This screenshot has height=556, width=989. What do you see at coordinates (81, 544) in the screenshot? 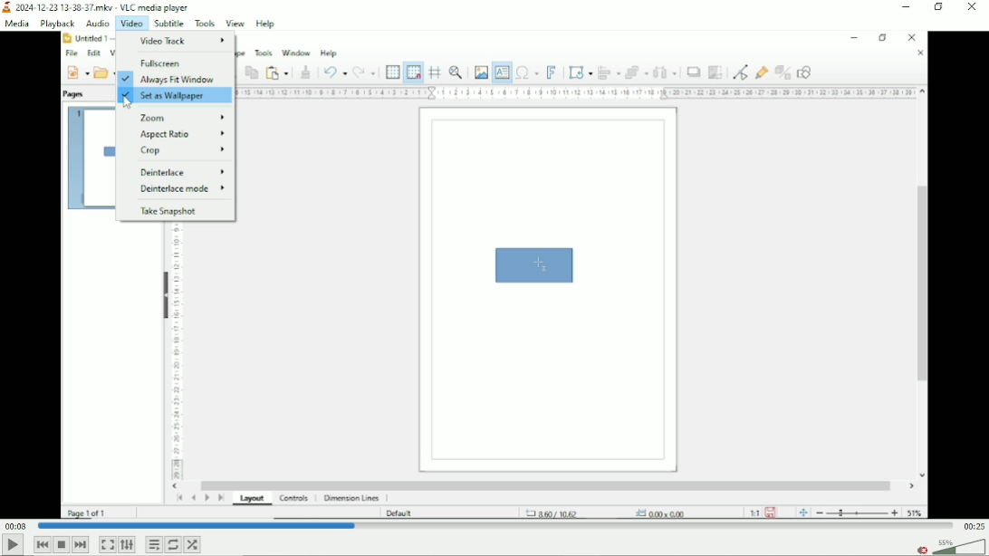
I see `Next` at bounding box center [81, 544].